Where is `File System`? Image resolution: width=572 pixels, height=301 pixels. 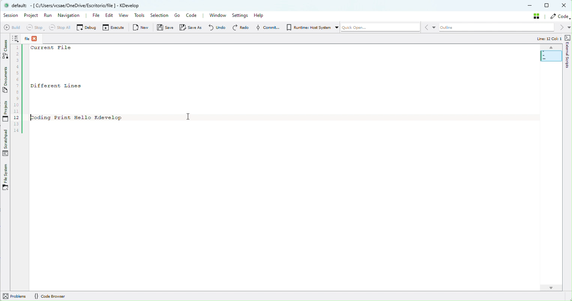 File System is located at coordinates (6, 177).